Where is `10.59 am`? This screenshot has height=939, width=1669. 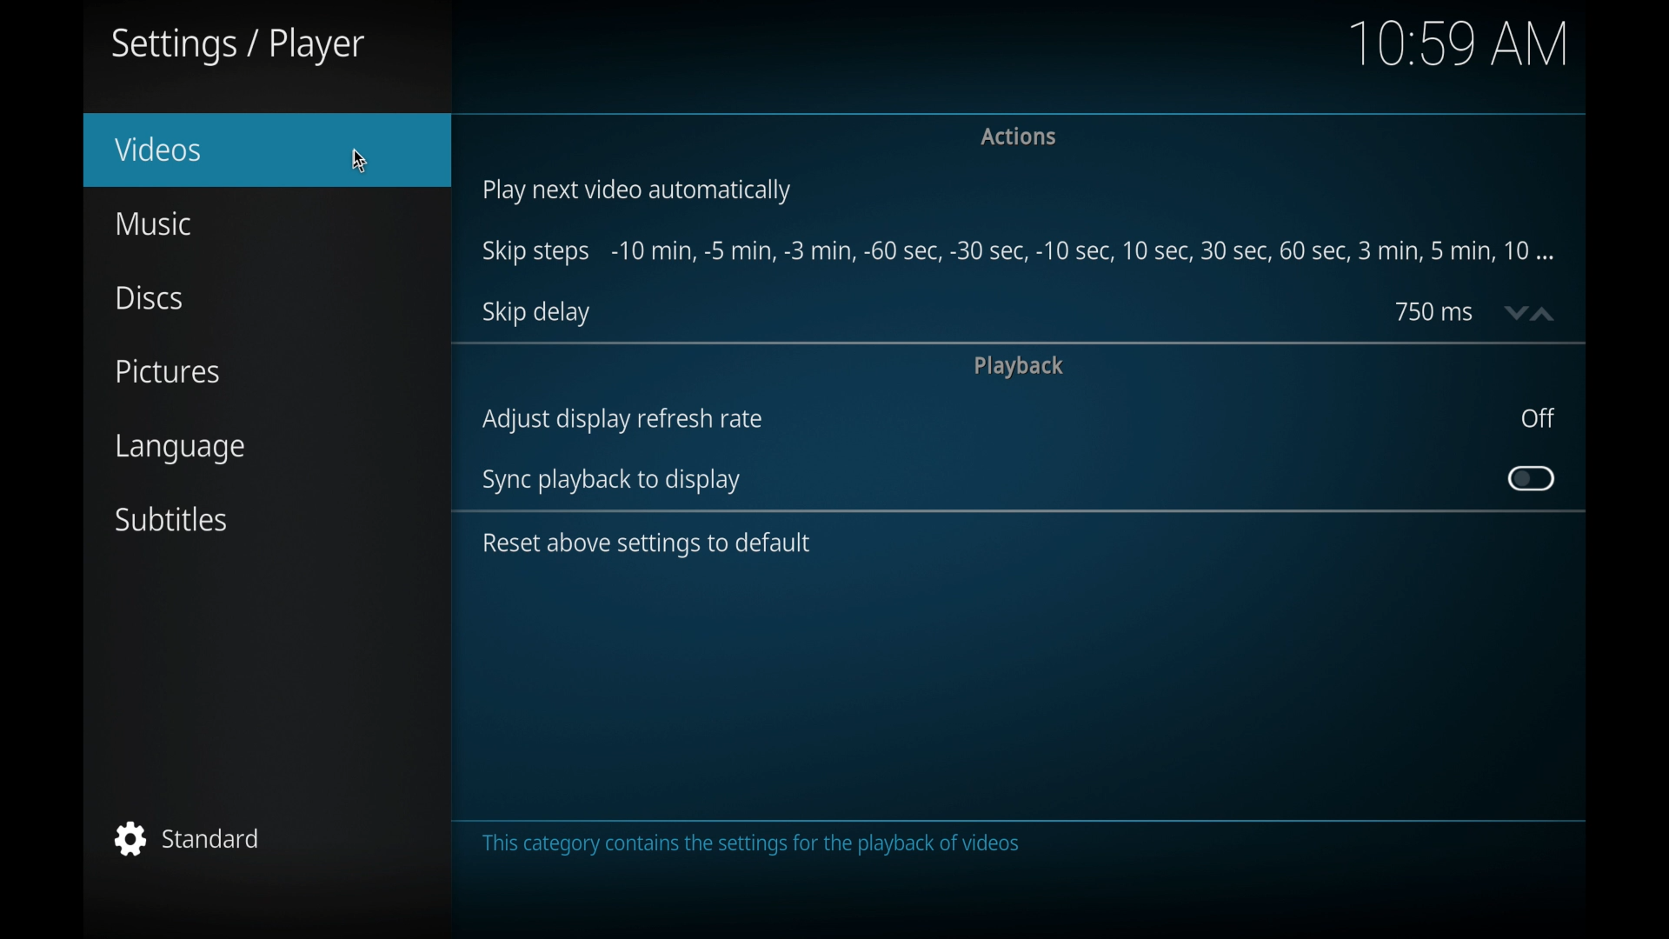
10.59 am is located at coordinates (1457, 44).